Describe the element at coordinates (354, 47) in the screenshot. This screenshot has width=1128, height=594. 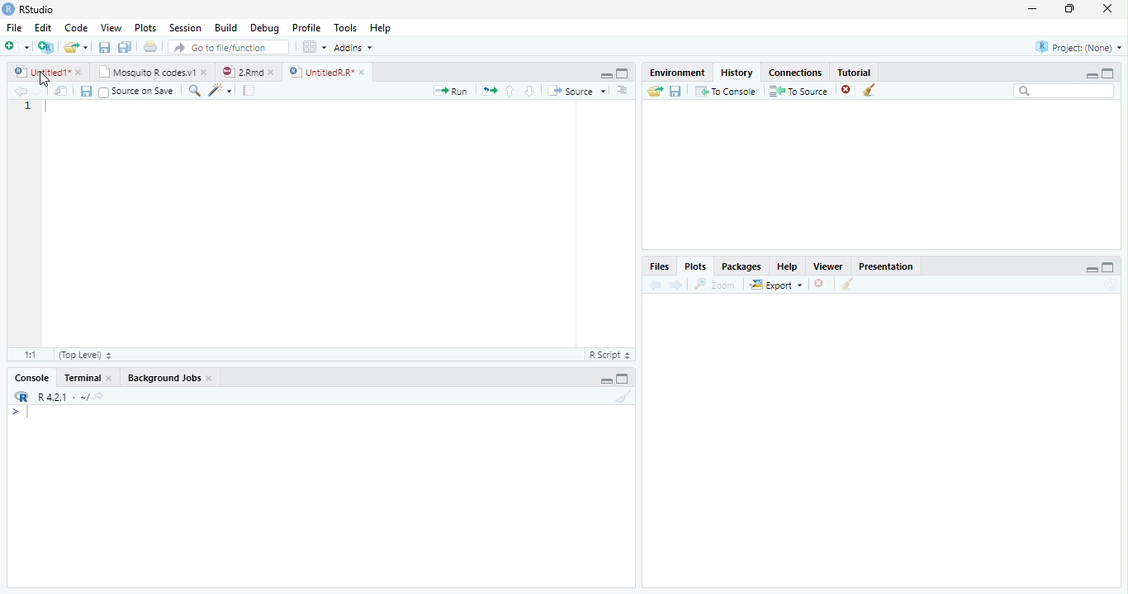
I see `Addins` at that location.